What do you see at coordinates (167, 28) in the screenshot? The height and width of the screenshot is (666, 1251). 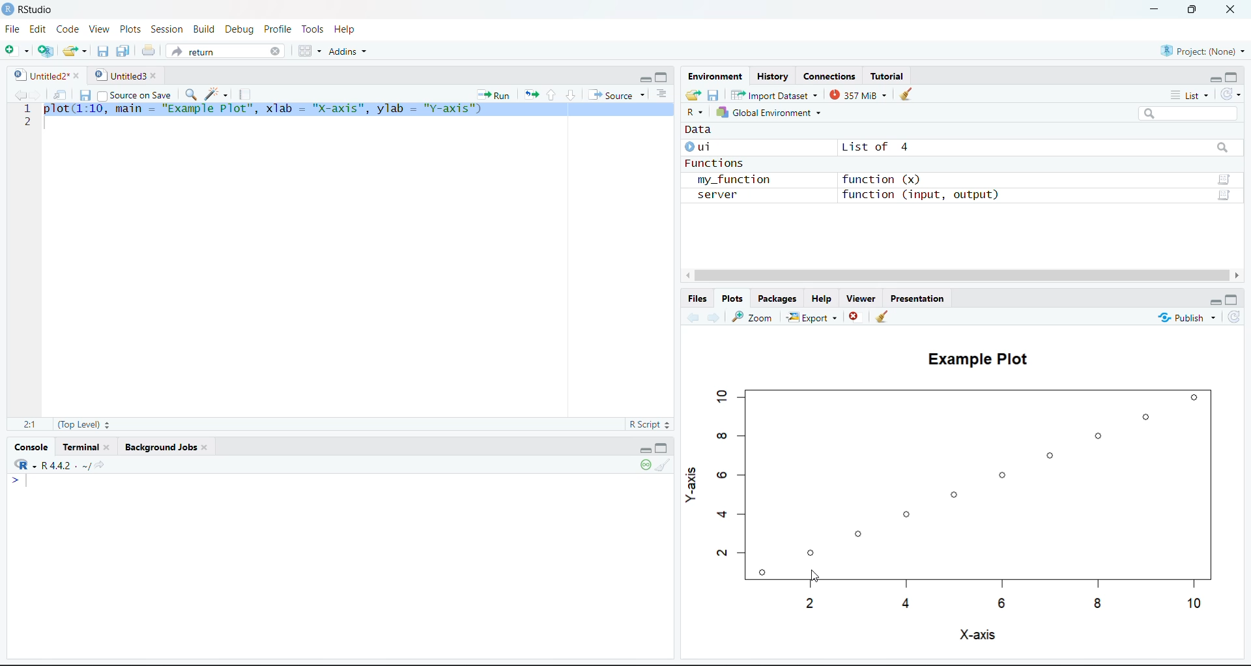 I see `Session` at bounding box center [167, 28].